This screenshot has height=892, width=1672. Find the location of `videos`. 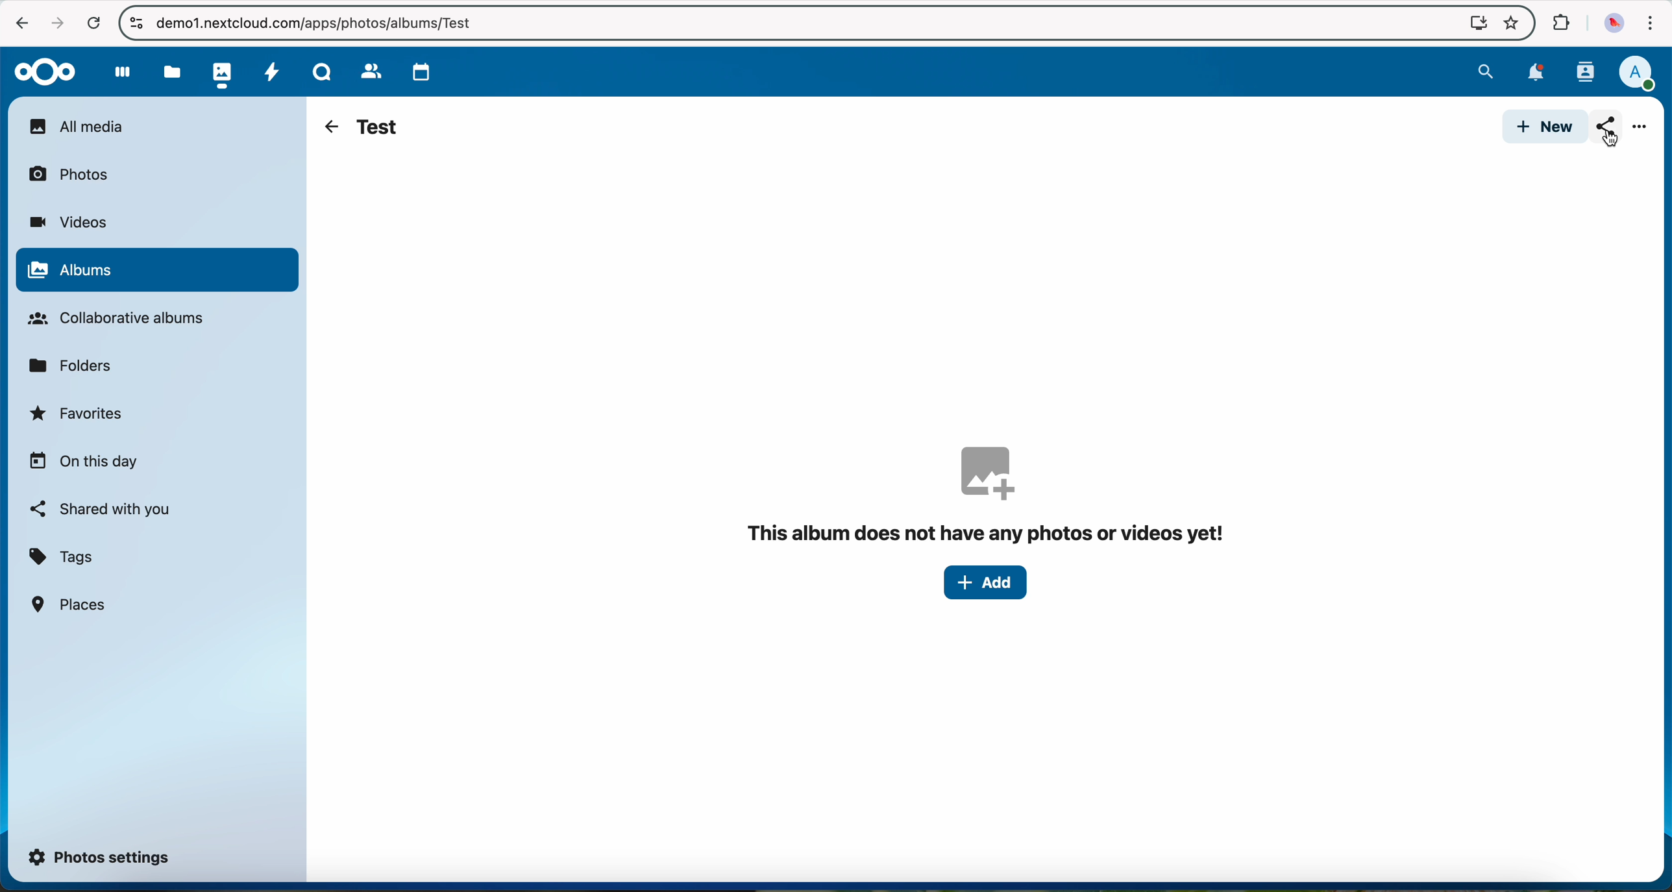

videos is located at coordinates (68, 222).